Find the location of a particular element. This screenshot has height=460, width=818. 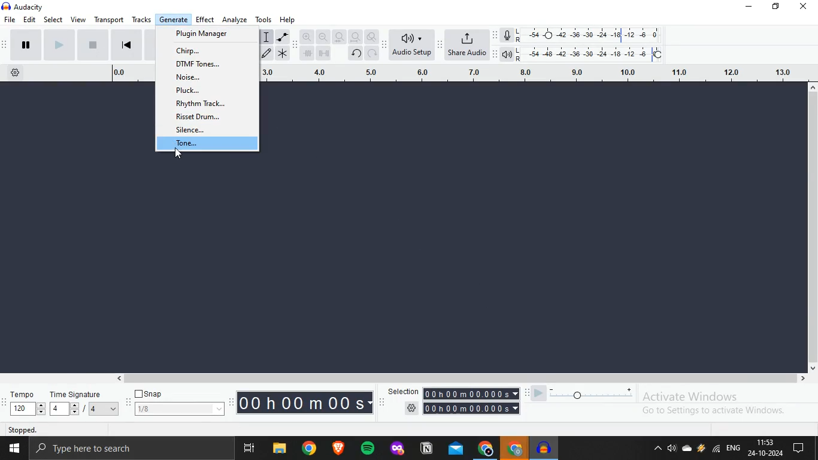

0.0 is located at coordinates (128, 75).